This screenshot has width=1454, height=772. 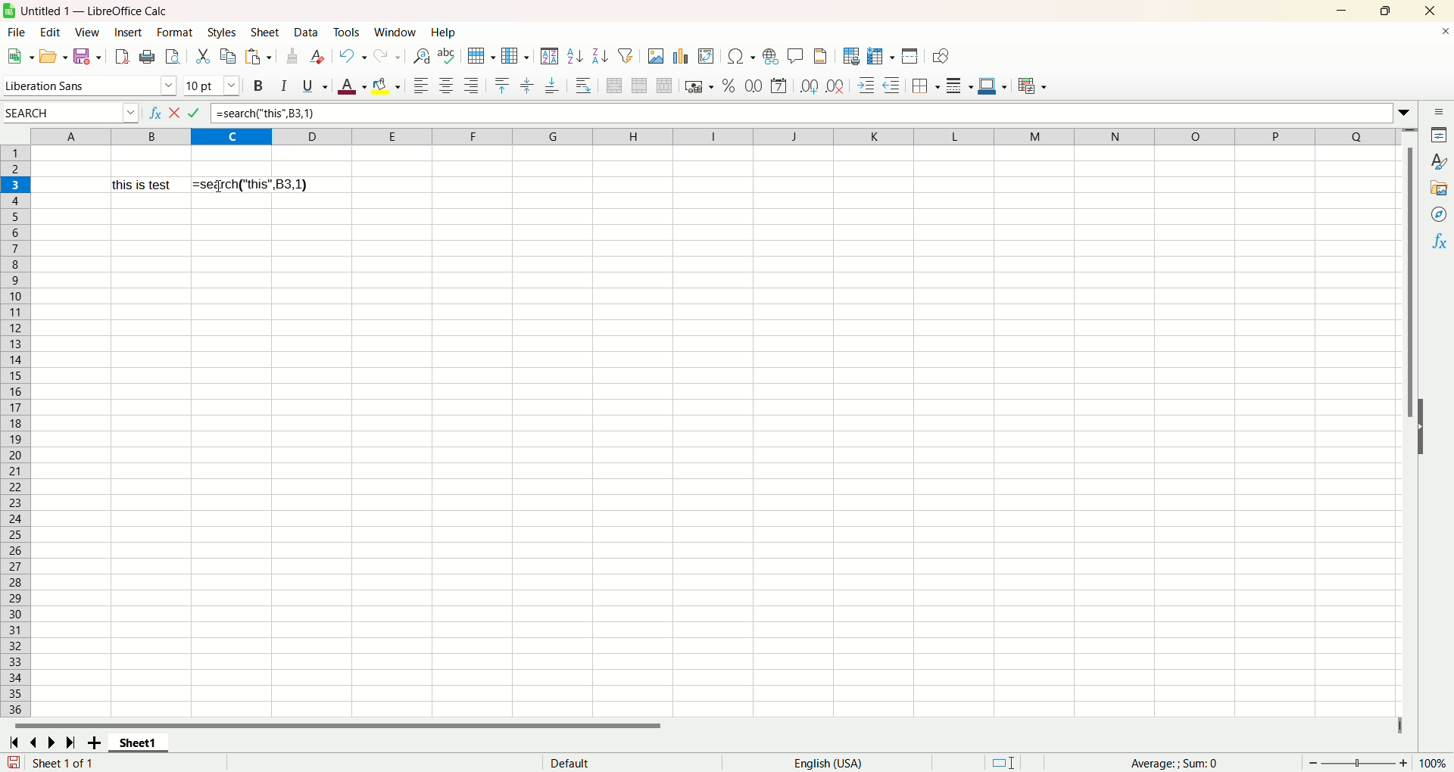 I want to click on column name, so click(x=711, y=137).